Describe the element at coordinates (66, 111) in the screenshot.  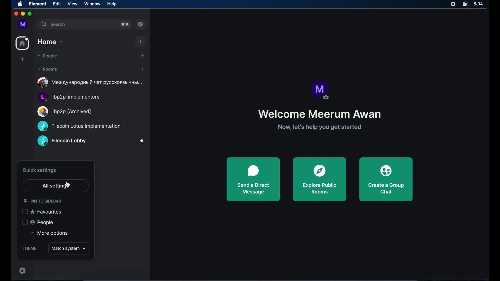
I see `ee libp2p [Archived]` at that location.